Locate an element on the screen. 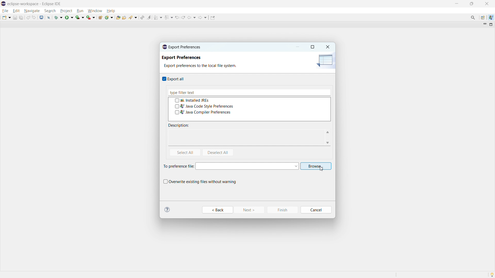 This screenshot has width=495, height=278. browse is located at coordinates (316, 166).